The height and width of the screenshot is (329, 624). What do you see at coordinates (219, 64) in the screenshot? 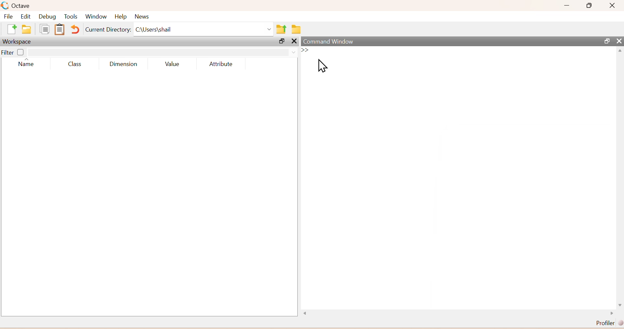
I see `Attribute` at bounding box center [219, 64].